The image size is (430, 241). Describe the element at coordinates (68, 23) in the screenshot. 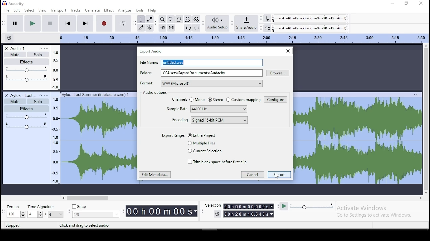

I see `skip to start` at that location.